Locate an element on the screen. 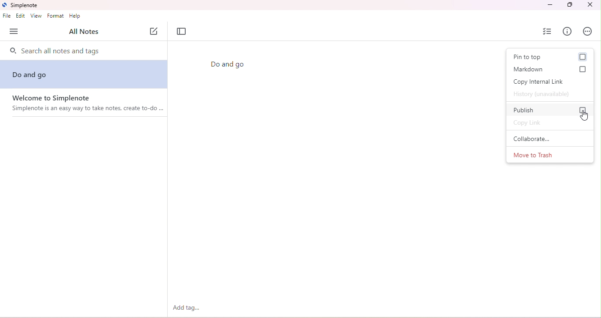 The height and width of the screenshot is (318, 601). all notes is located at coordinates (84, 32).